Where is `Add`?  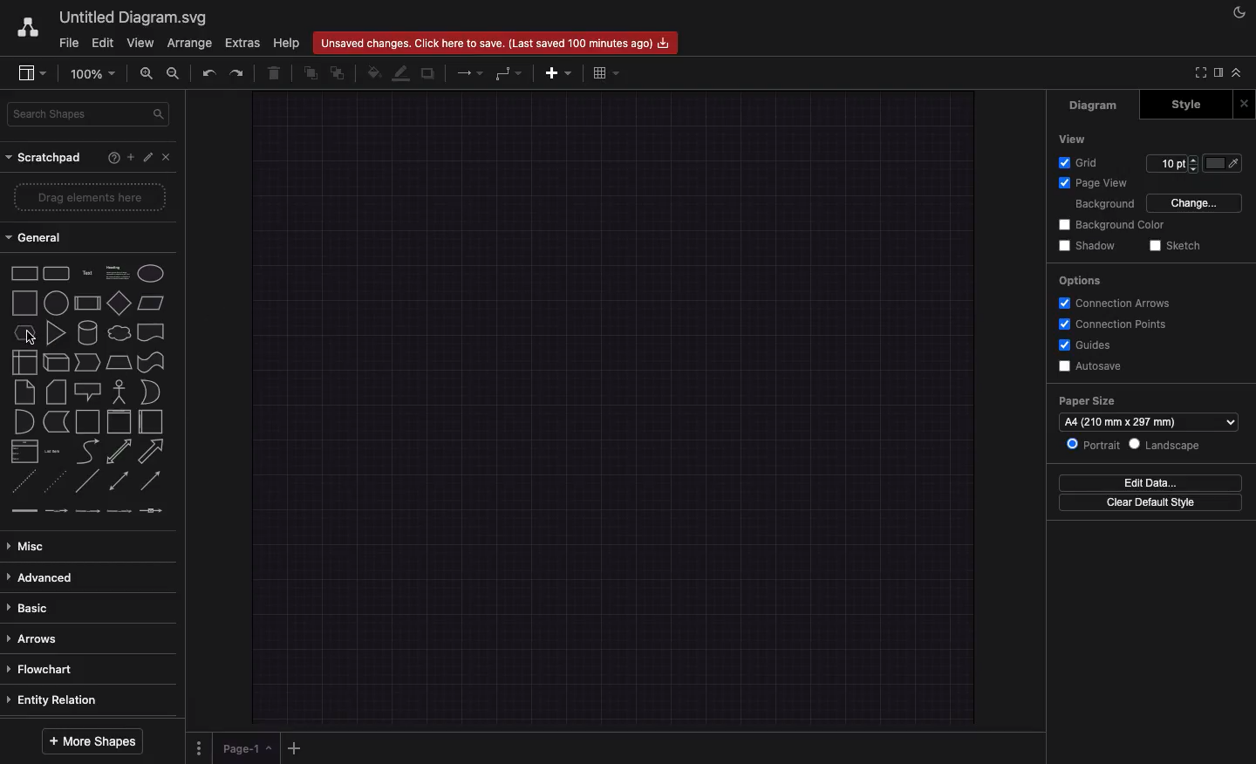
Add is located at coordinates (295, 748).